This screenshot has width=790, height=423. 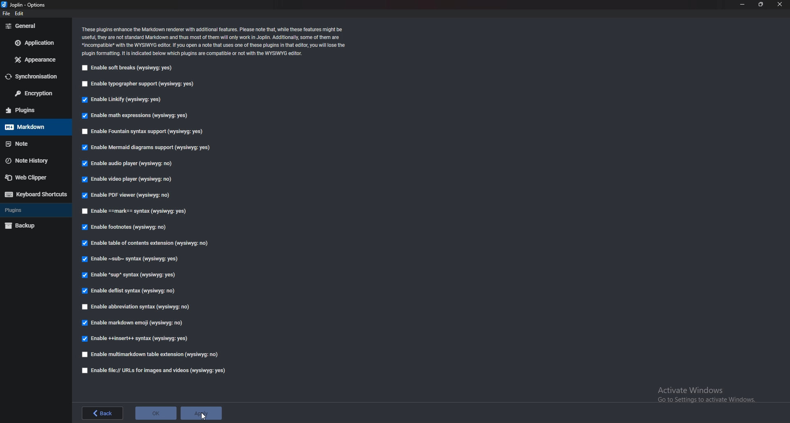 I want to click on Enable P D F viewer, so click(x=125, y=195).